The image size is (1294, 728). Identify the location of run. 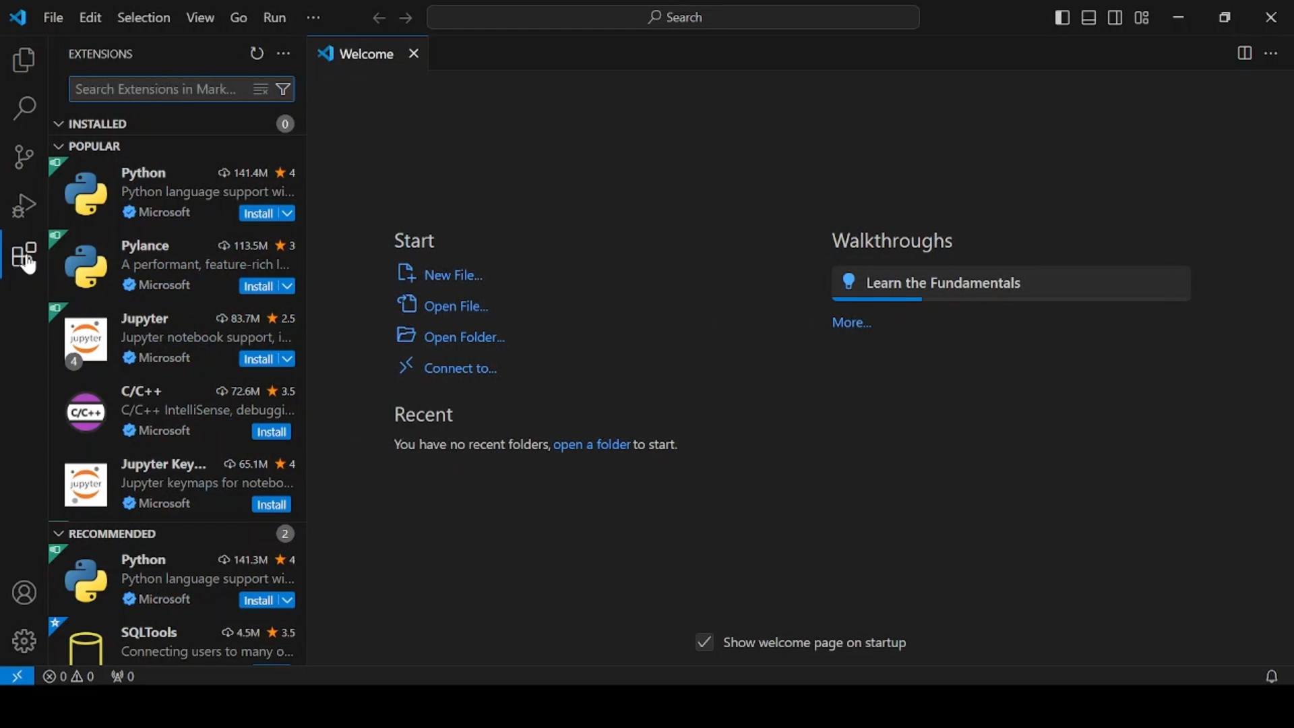
(274, 18).